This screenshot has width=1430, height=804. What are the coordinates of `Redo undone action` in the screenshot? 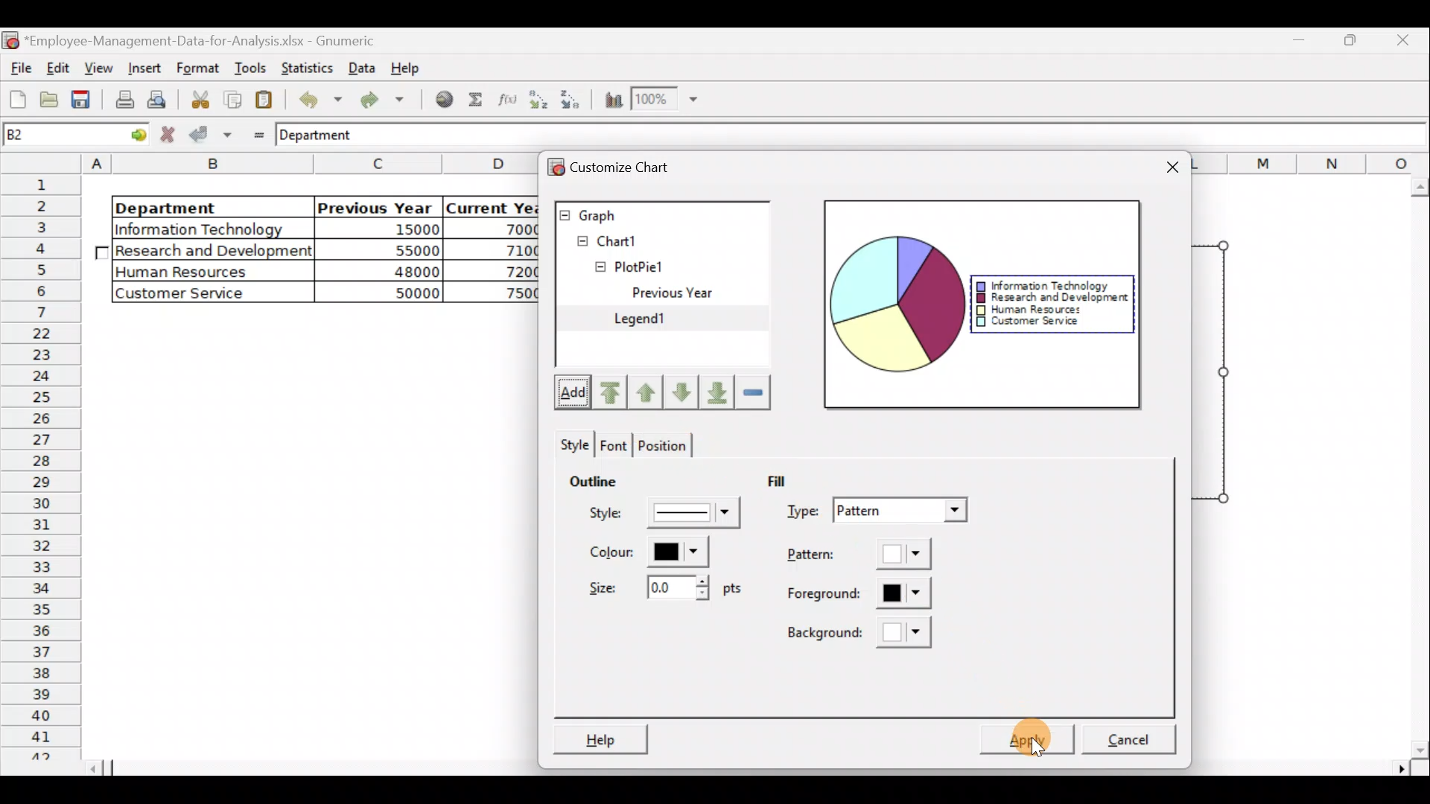 It's located at (387, 100).